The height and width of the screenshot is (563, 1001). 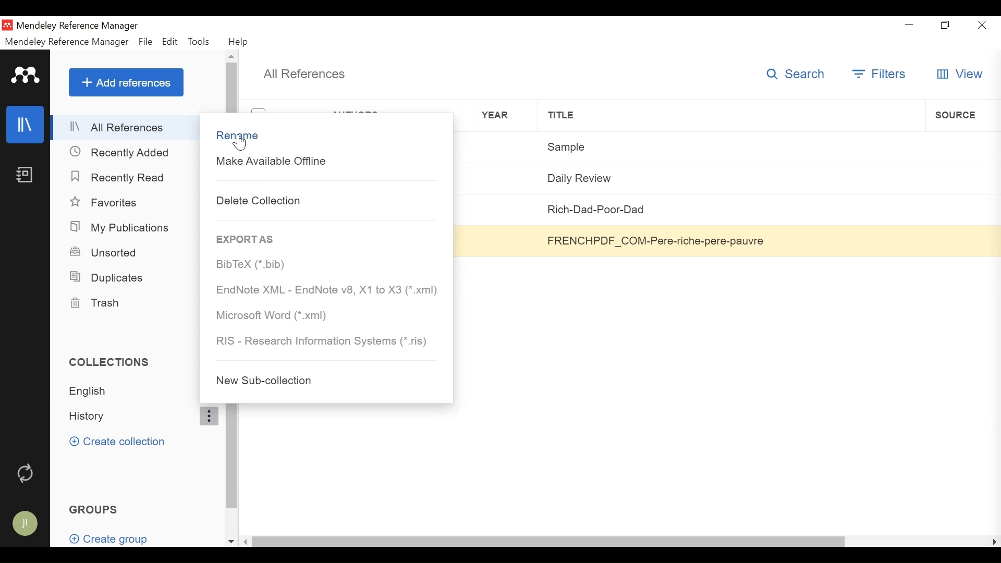 What do you see at coordinates (232, 56) in the screenshot?
I see `Scroll up` at bounding box center [232, 56].